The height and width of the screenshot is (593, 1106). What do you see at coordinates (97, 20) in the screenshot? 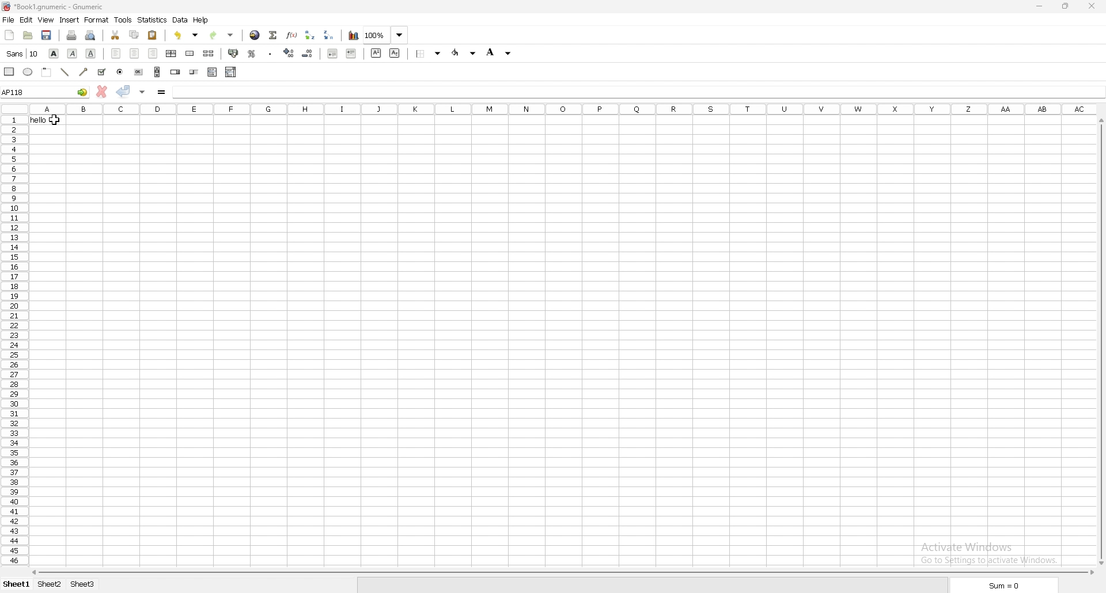
I see `format` at bounding box center [97, 20].